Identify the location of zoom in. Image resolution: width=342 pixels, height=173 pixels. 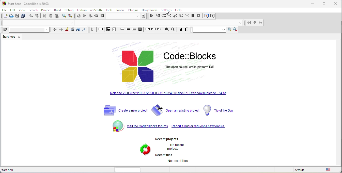
(166, 30).